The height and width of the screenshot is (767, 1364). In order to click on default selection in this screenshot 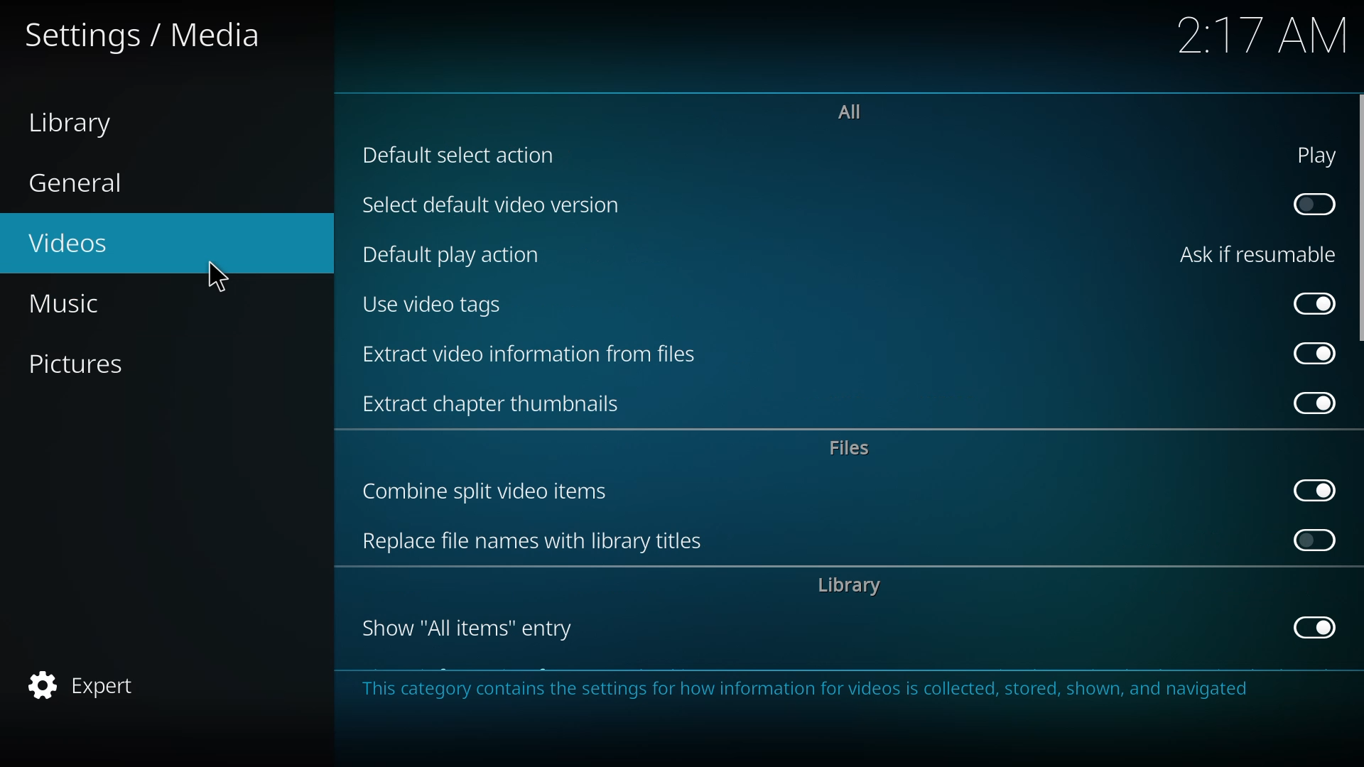, I will do `click(467, 155)`.